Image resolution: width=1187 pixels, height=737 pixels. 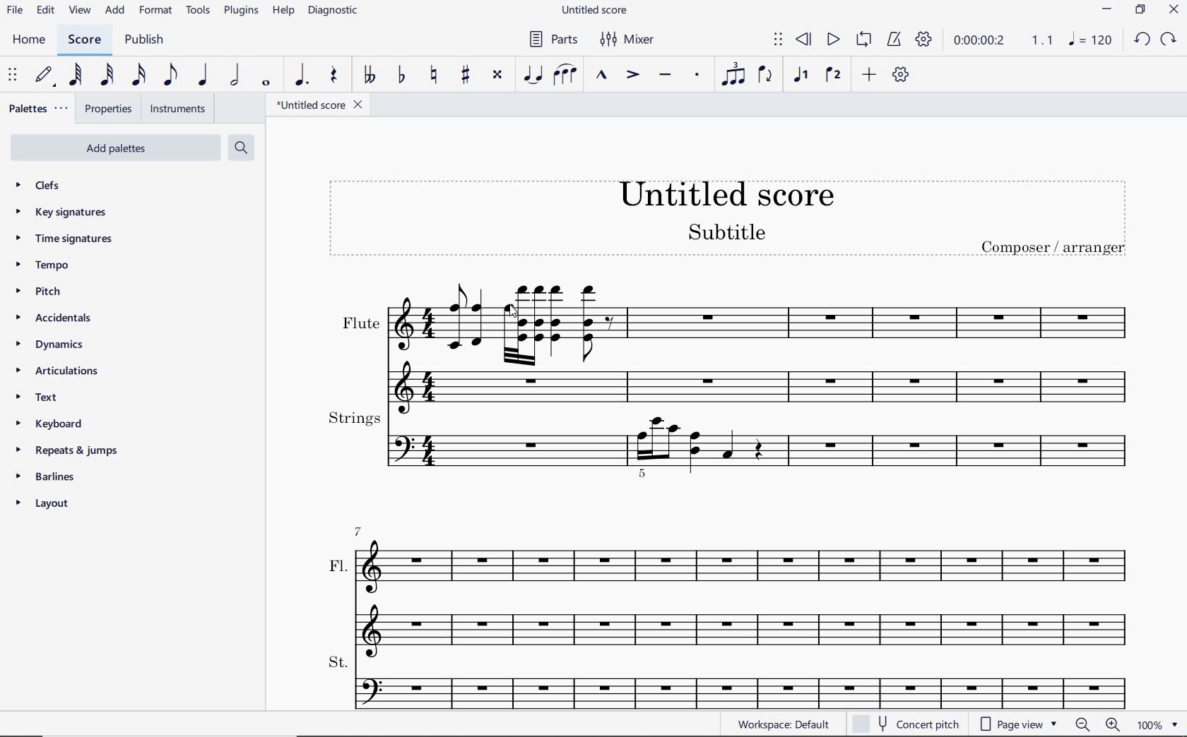 What do you see at coordinates (65, 425) in the screenshot?
I see `keyboard` at bounding box center [65, 425].